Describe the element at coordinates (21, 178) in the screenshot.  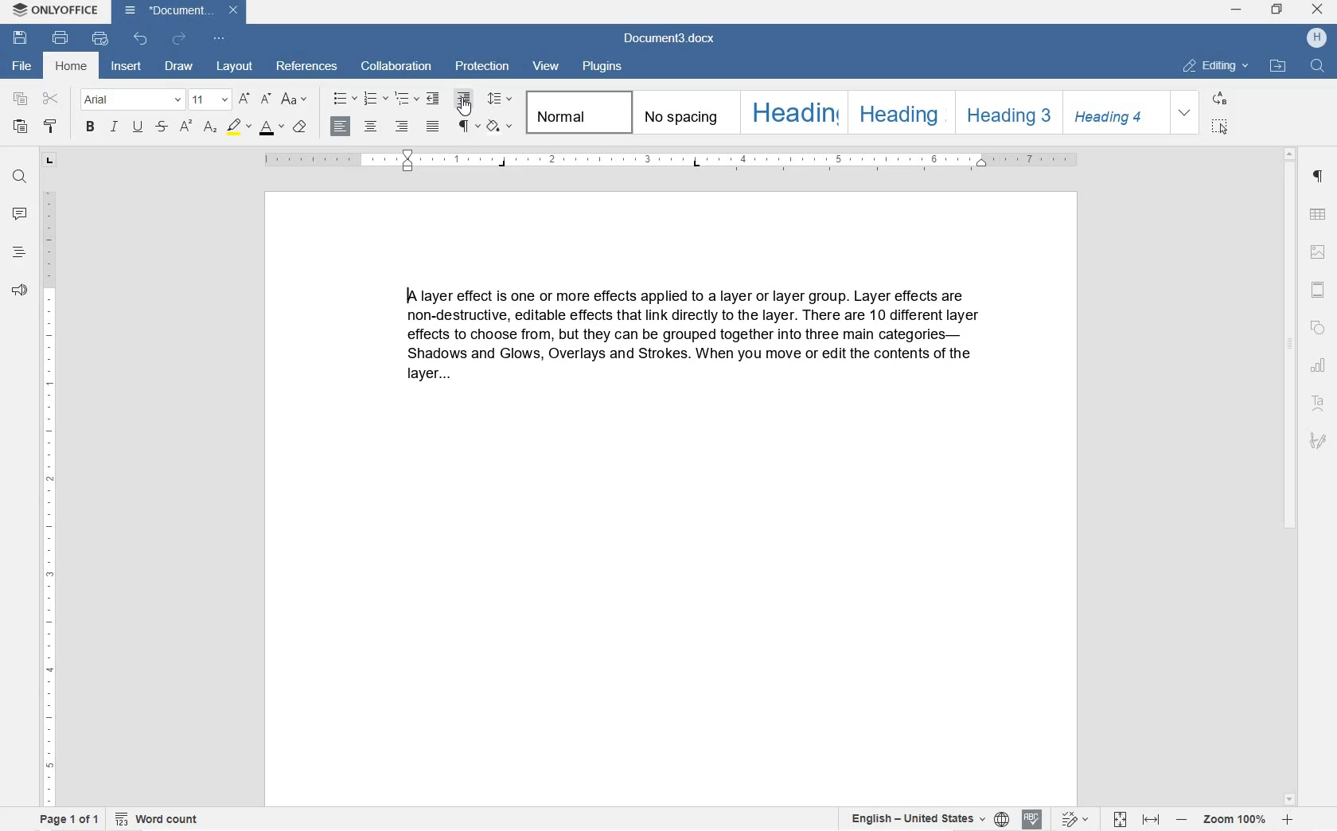
I see `FIND` at that location.